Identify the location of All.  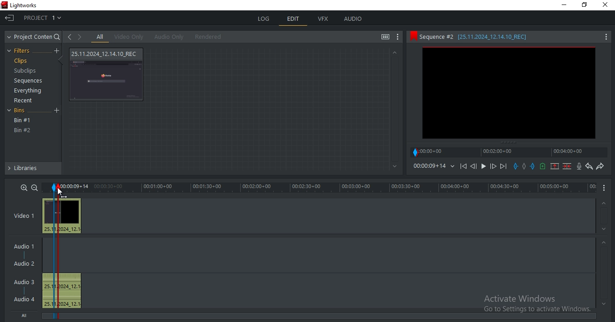
(27, 316).